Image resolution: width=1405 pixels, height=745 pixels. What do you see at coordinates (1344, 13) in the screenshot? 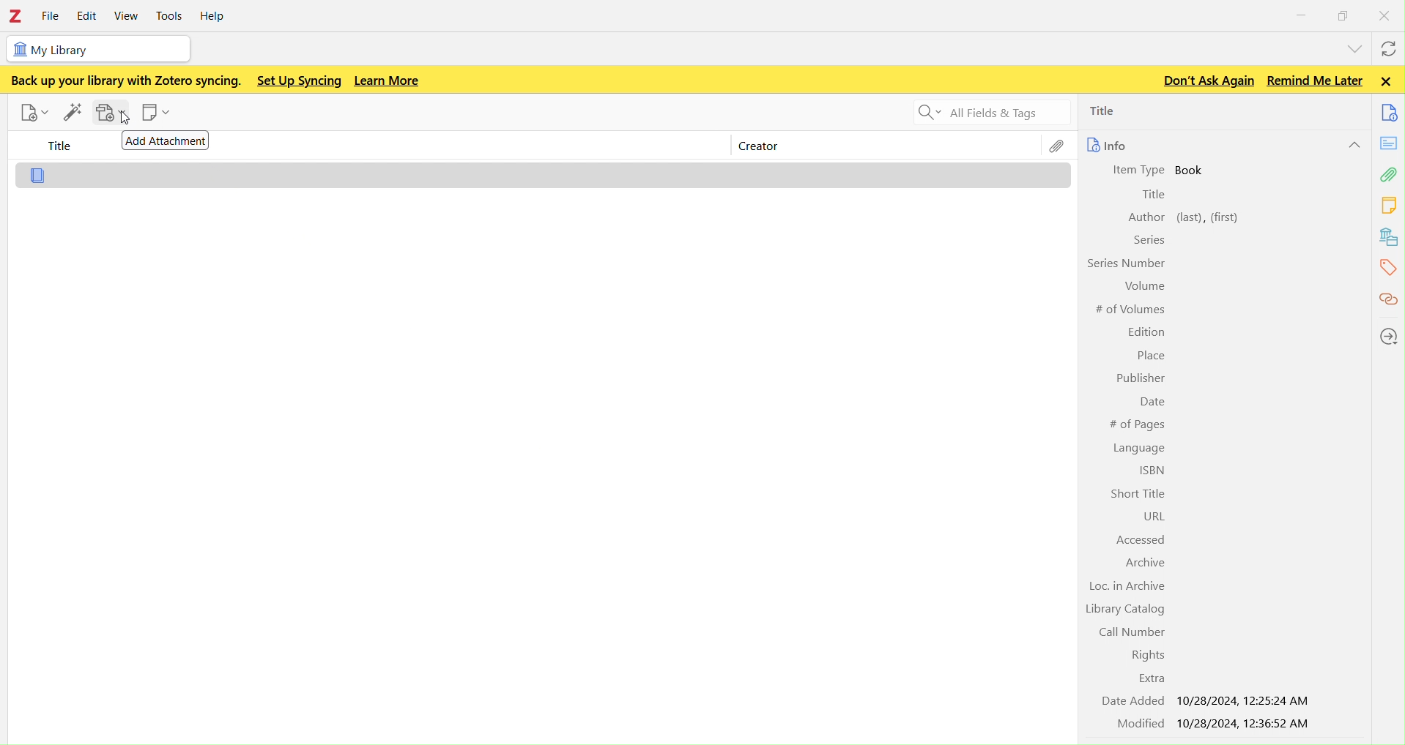
I see `windows` at bounding box center [1344, 13].